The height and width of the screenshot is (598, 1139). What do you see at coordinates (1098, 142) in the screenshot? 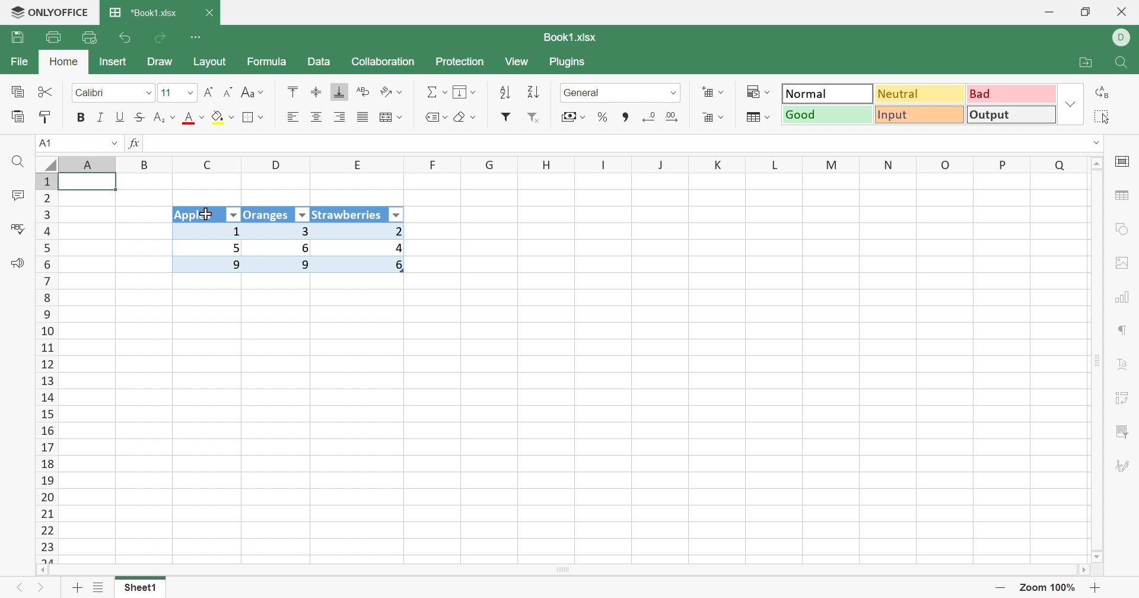
I see `Drop Down` at bounding box center [1098, 142].